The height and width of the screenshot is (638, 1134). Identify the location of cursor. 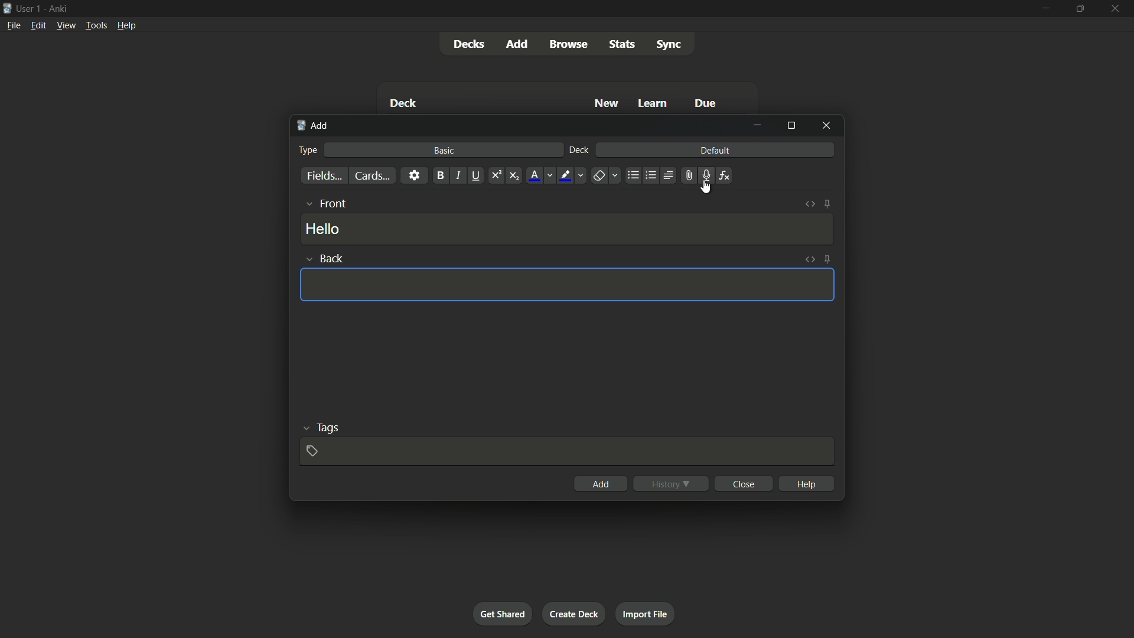
(707, 187).